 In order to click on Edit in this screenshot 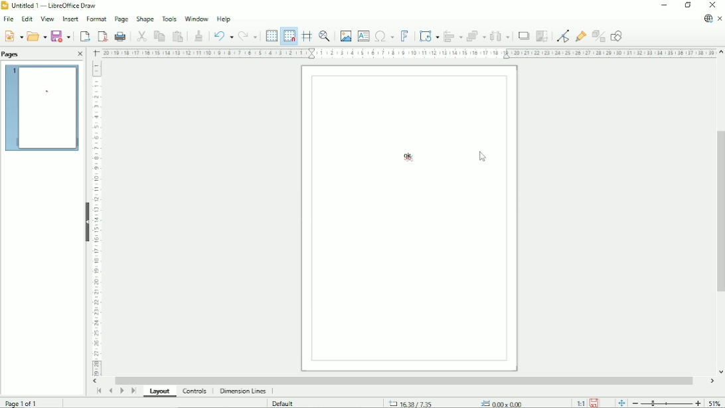, I will do `click(27, 19)`.